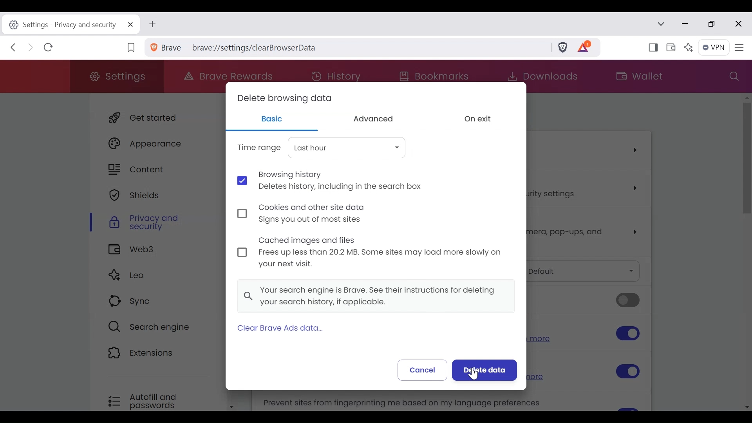 This screenshot has height=423, width=752. What do you see at coordinates (157, 222) in the screenshot?
I see `Privacy and Security` at bounding box center [157, 222].